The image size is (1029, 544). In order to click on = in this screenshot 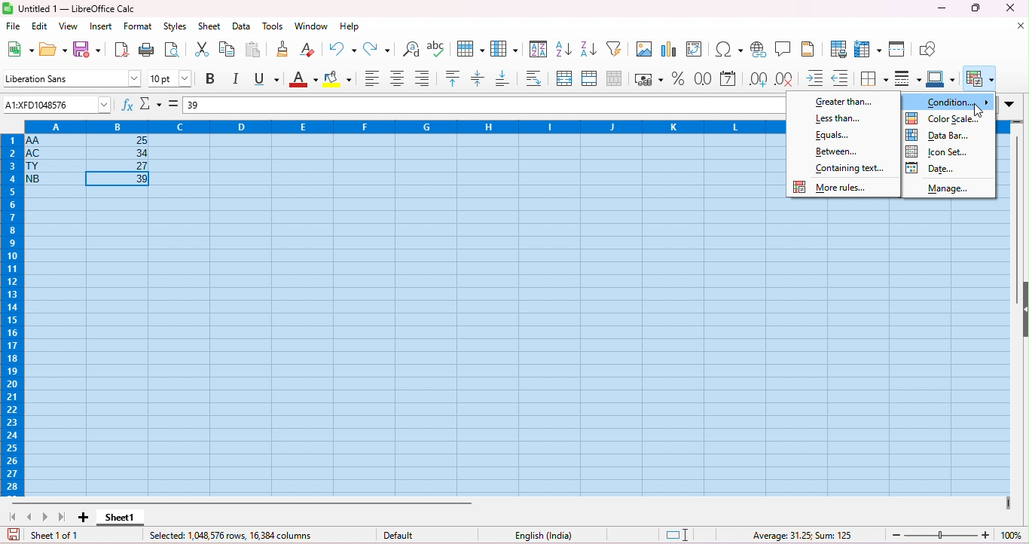, I will do `click(174, 104)`.